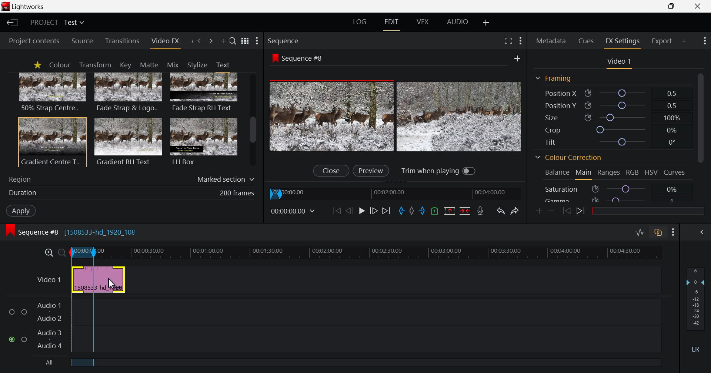  What do you see at coordinates (199, 40) in the screenshot?
I see `Previous Panel` at bounding box center [199, 40].